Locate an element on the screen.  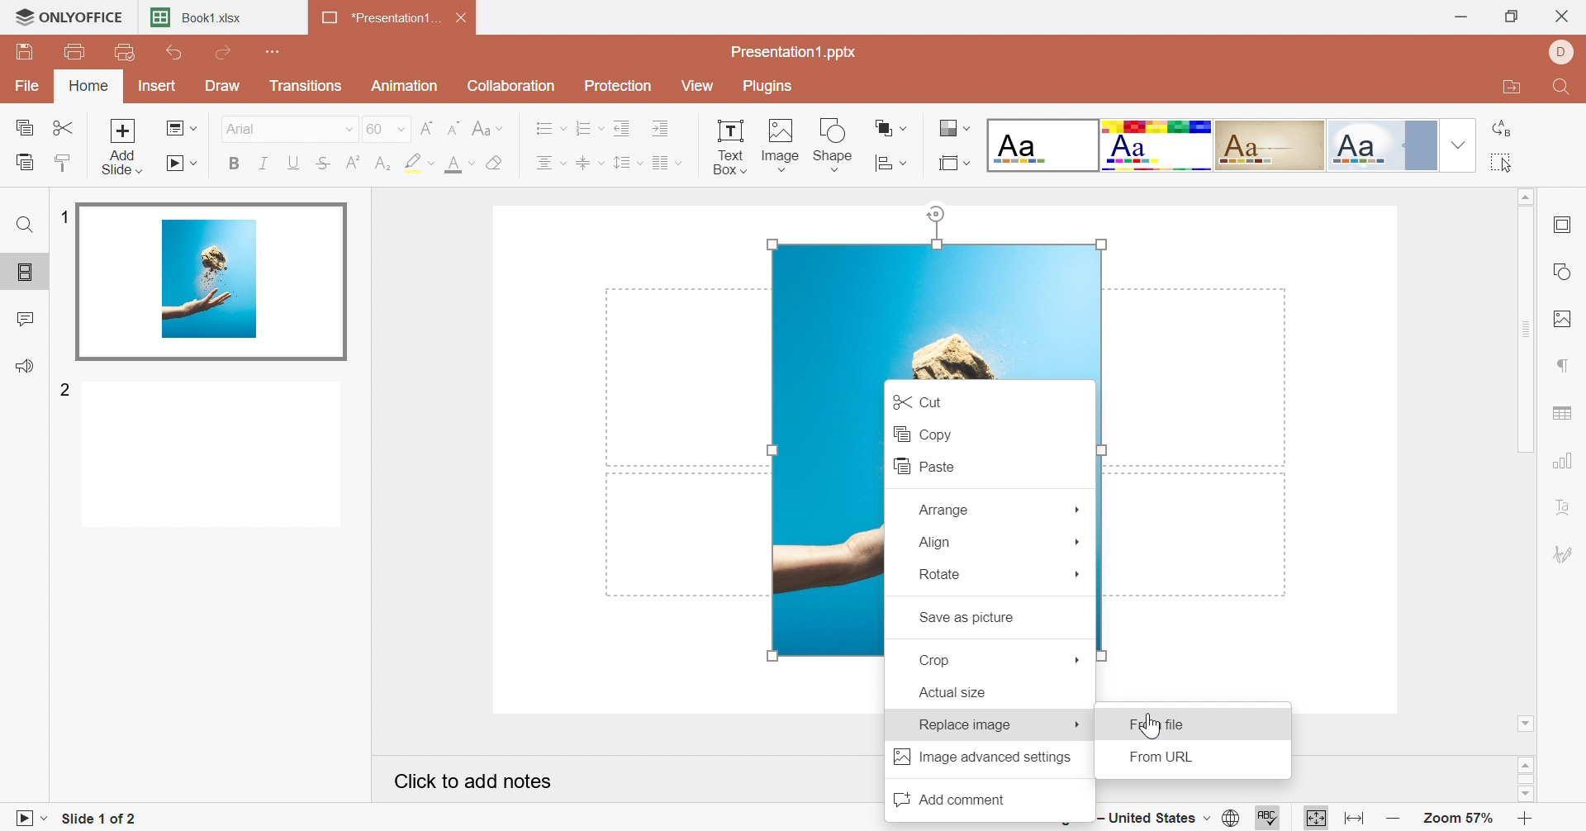
Rotate is located at coordinates (940, 574).